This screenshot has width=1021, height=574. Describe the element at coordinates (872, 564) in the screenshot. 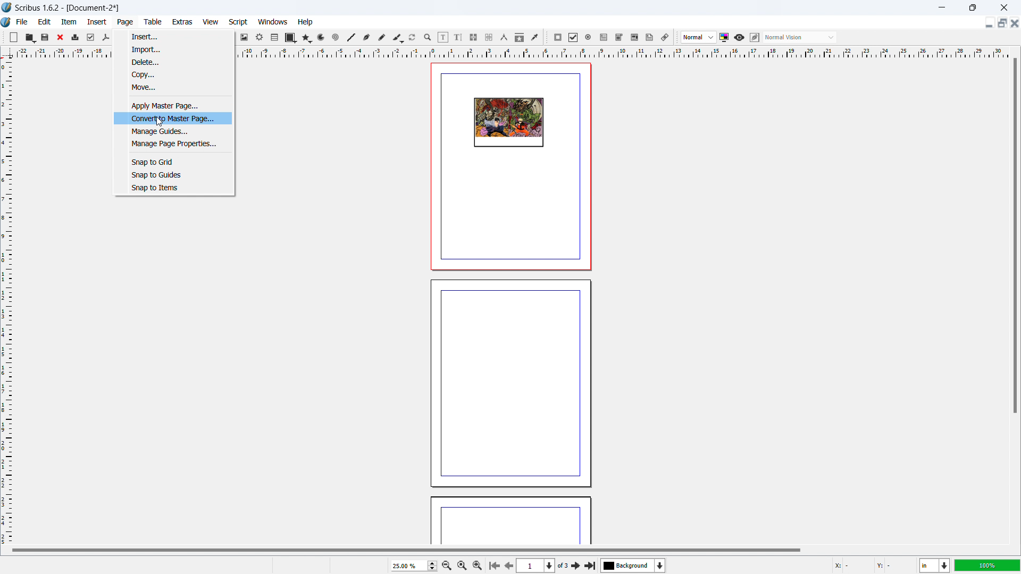

I see `cursor coordinate` at that location.